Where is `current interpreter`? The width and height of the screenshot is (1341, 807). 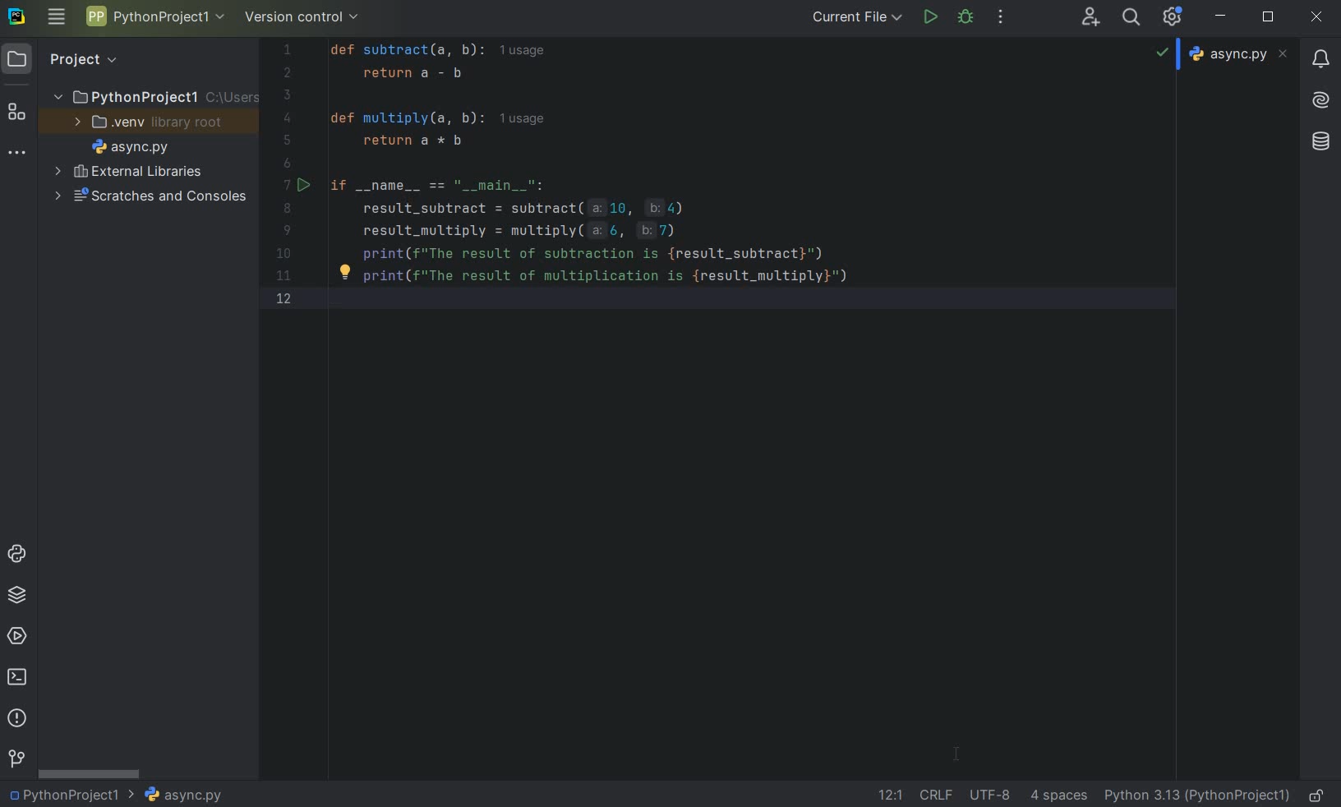
current interpreter is located at coordinates (1199, 796).